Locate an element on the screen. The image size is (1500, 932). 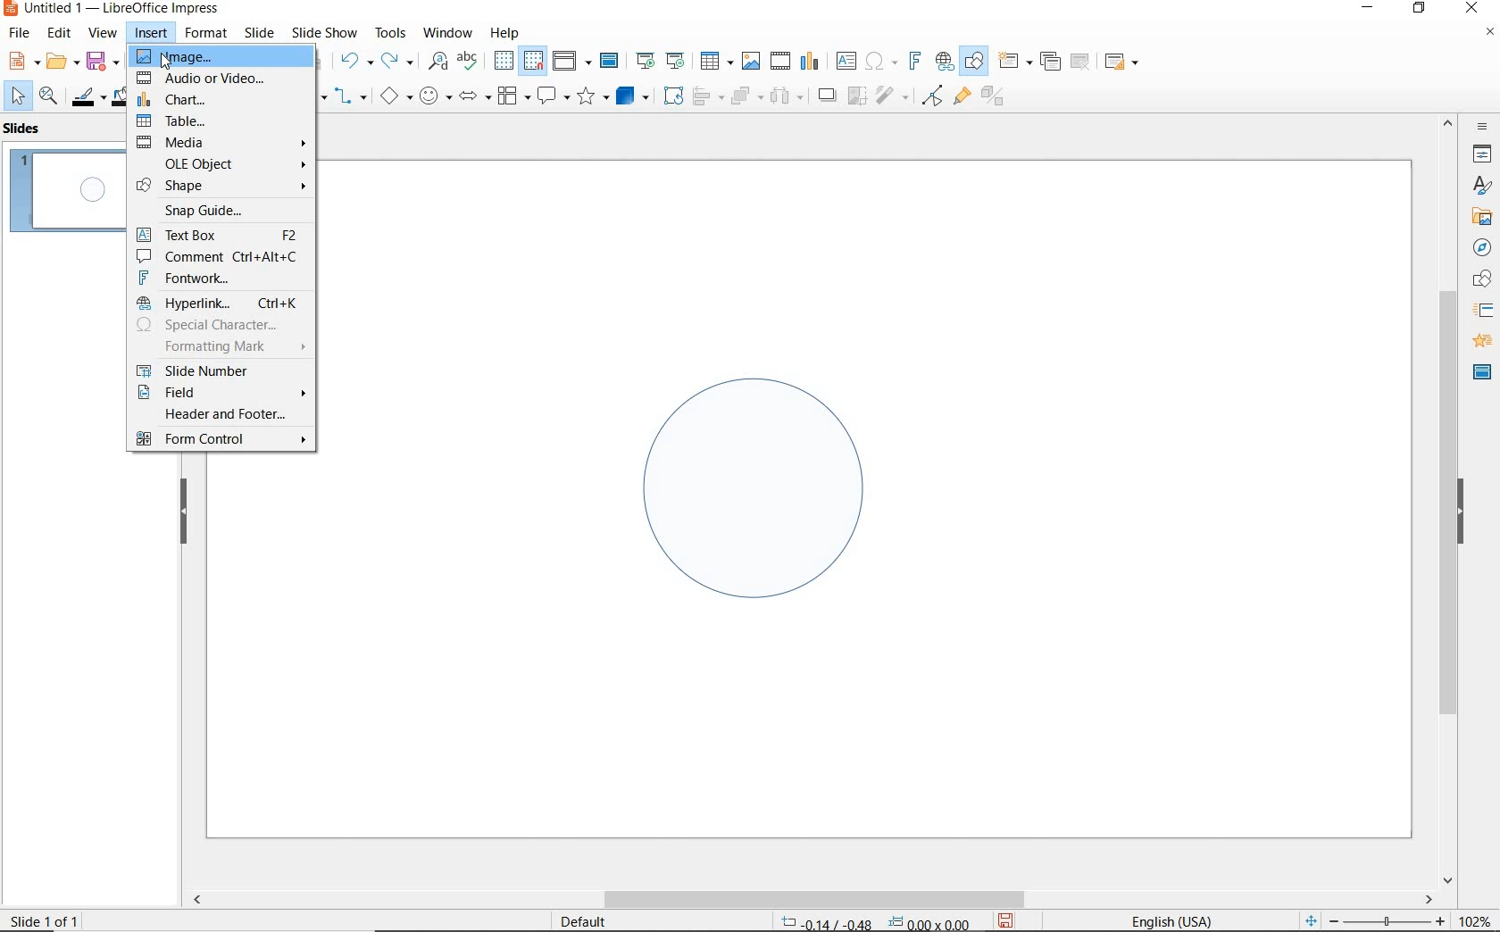
scrollbar is located at coordinates (1448, 499).